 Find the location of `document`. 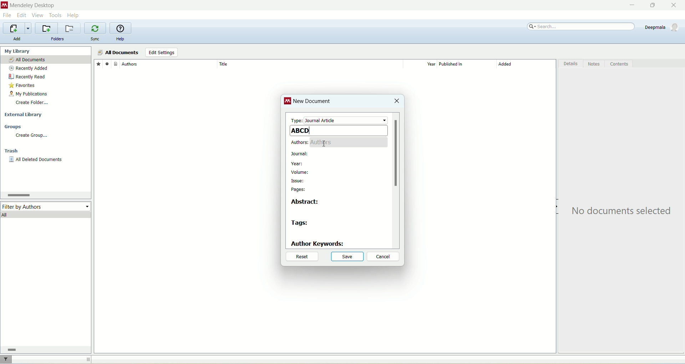

document is located at coordinates (116, 63).